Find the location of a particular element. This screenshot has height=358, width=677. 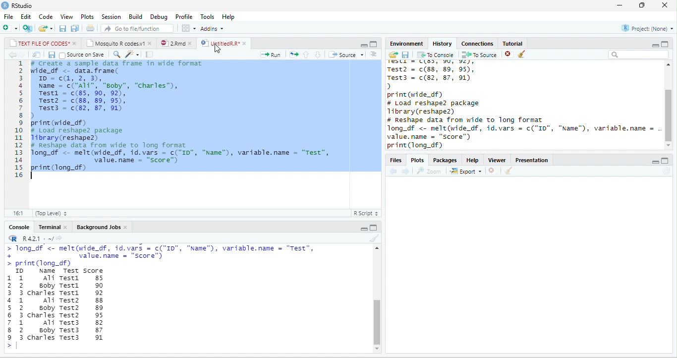

close is located at coordinates (66, 227).